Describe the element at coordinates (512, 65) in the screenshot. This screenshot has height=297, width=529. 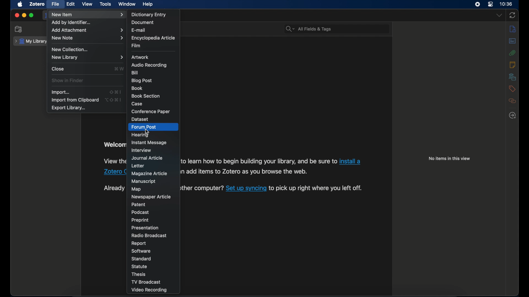
I see `notes` at that location.